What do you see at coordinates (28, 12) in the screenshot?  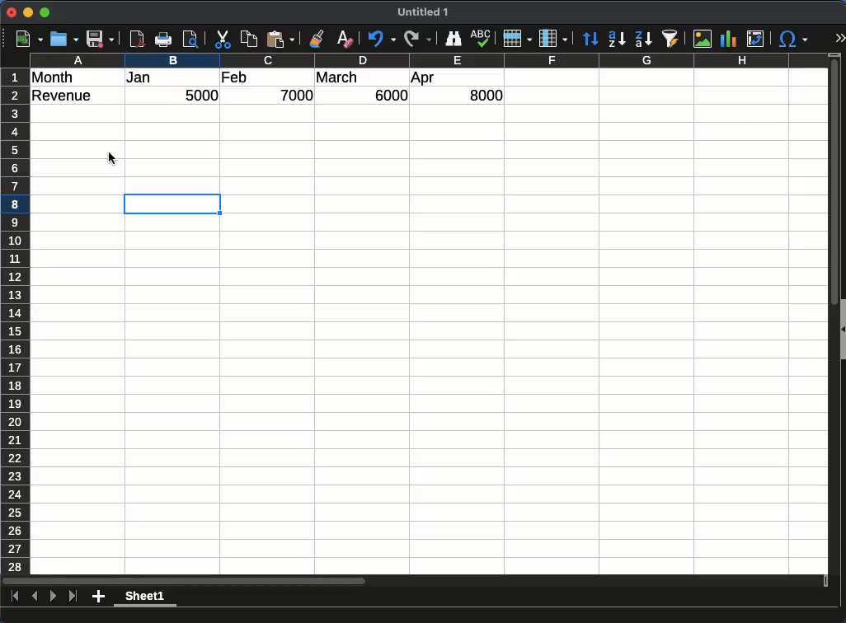 I see `minimize` at bounding box center [28, 12].